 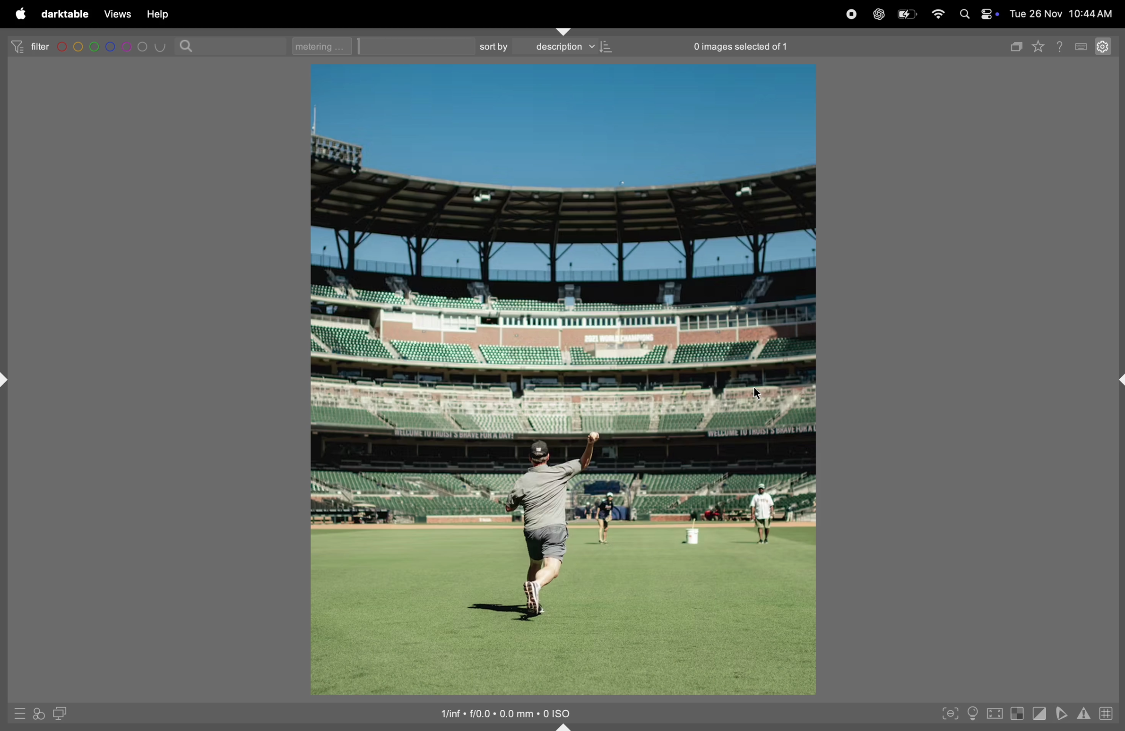 What do you see at coordinates (18, 715) in the screenshot?
I see `quick access to presets` at bounding box center [18, 715].